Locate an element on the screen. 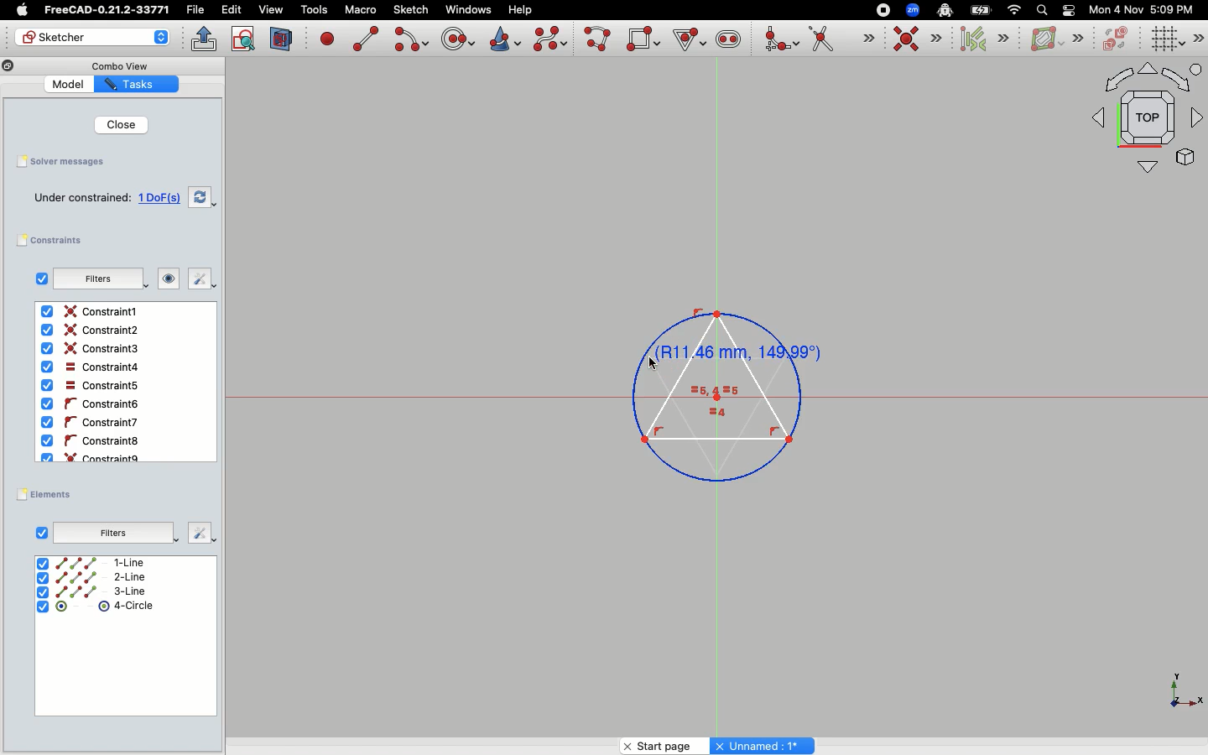  Constraint5 is located at coordinates (90, 386).